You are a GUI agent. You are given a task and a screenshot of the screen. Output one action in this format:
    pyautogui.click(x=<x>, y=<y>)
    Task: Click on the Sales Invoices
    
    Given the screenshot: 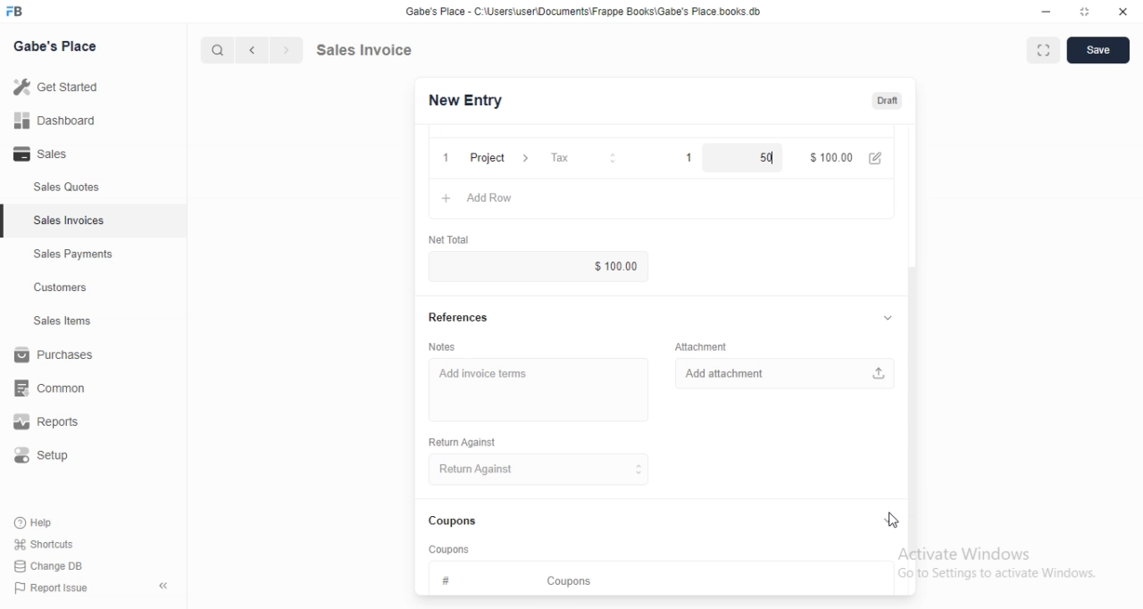 What is the action you would take?
    pyautogui.click(x=71, y=221)
    